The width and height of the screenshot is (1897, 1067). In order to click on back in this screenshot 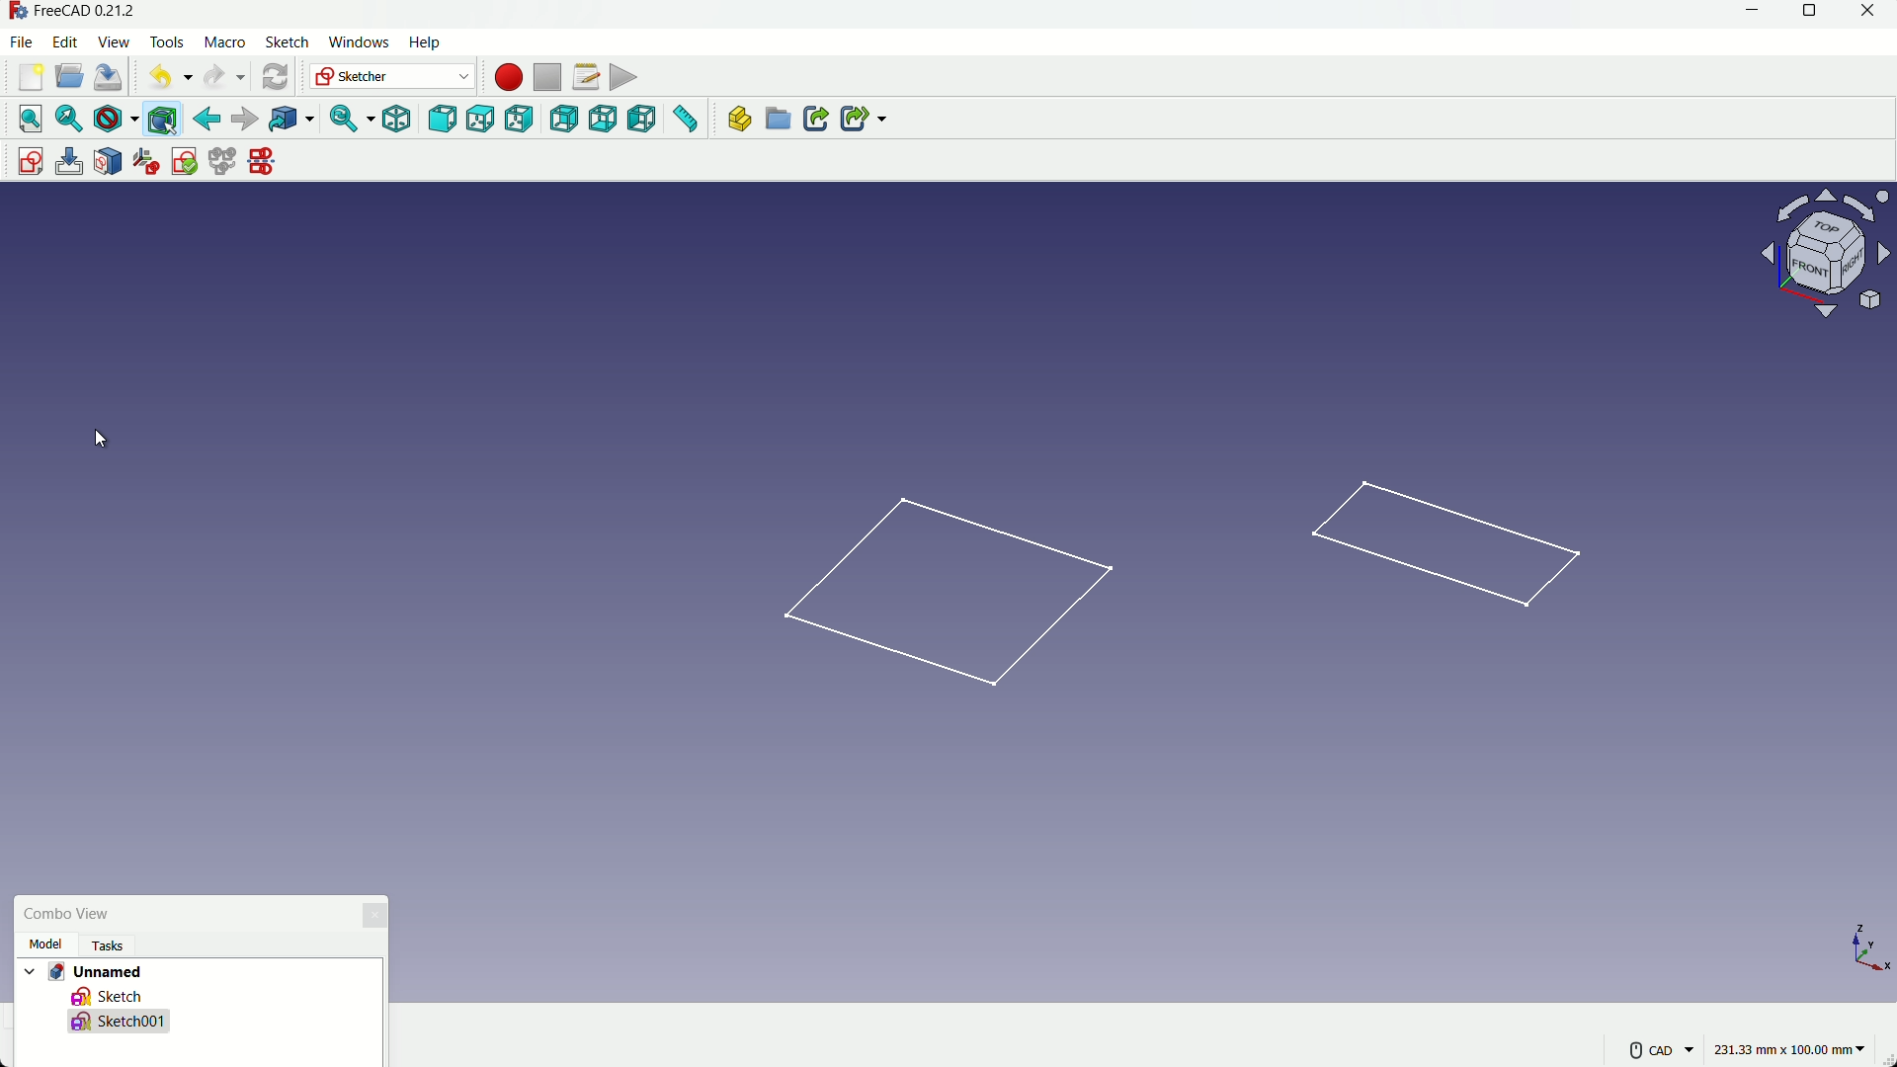, I will do `click(206, 119)`.